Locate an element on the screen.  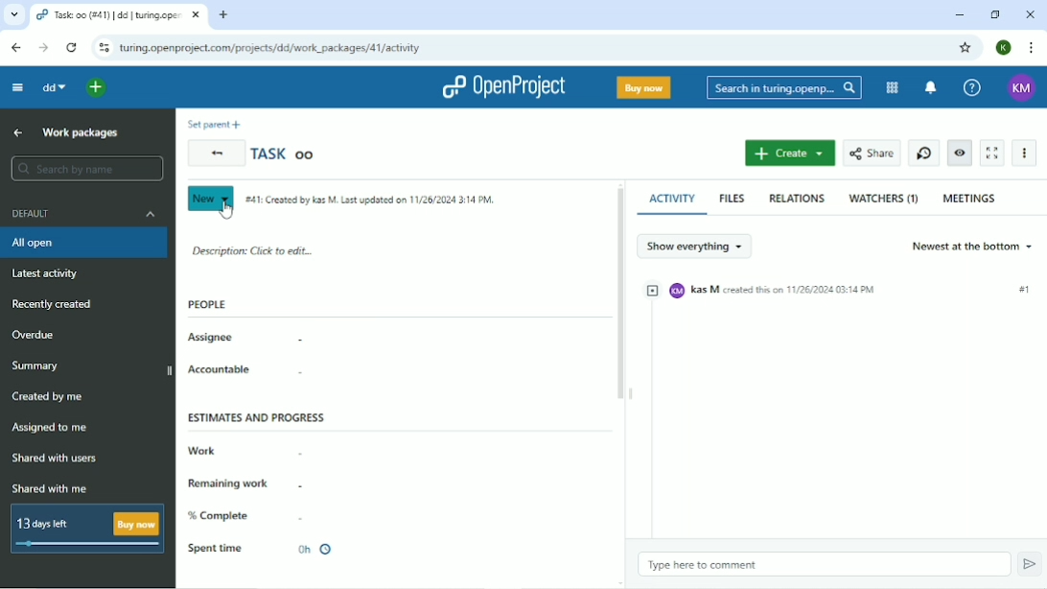
#41: Created by Kas m. Last updated on 11/26/2024 3:14 PM . is located at coordinates (374, 200).